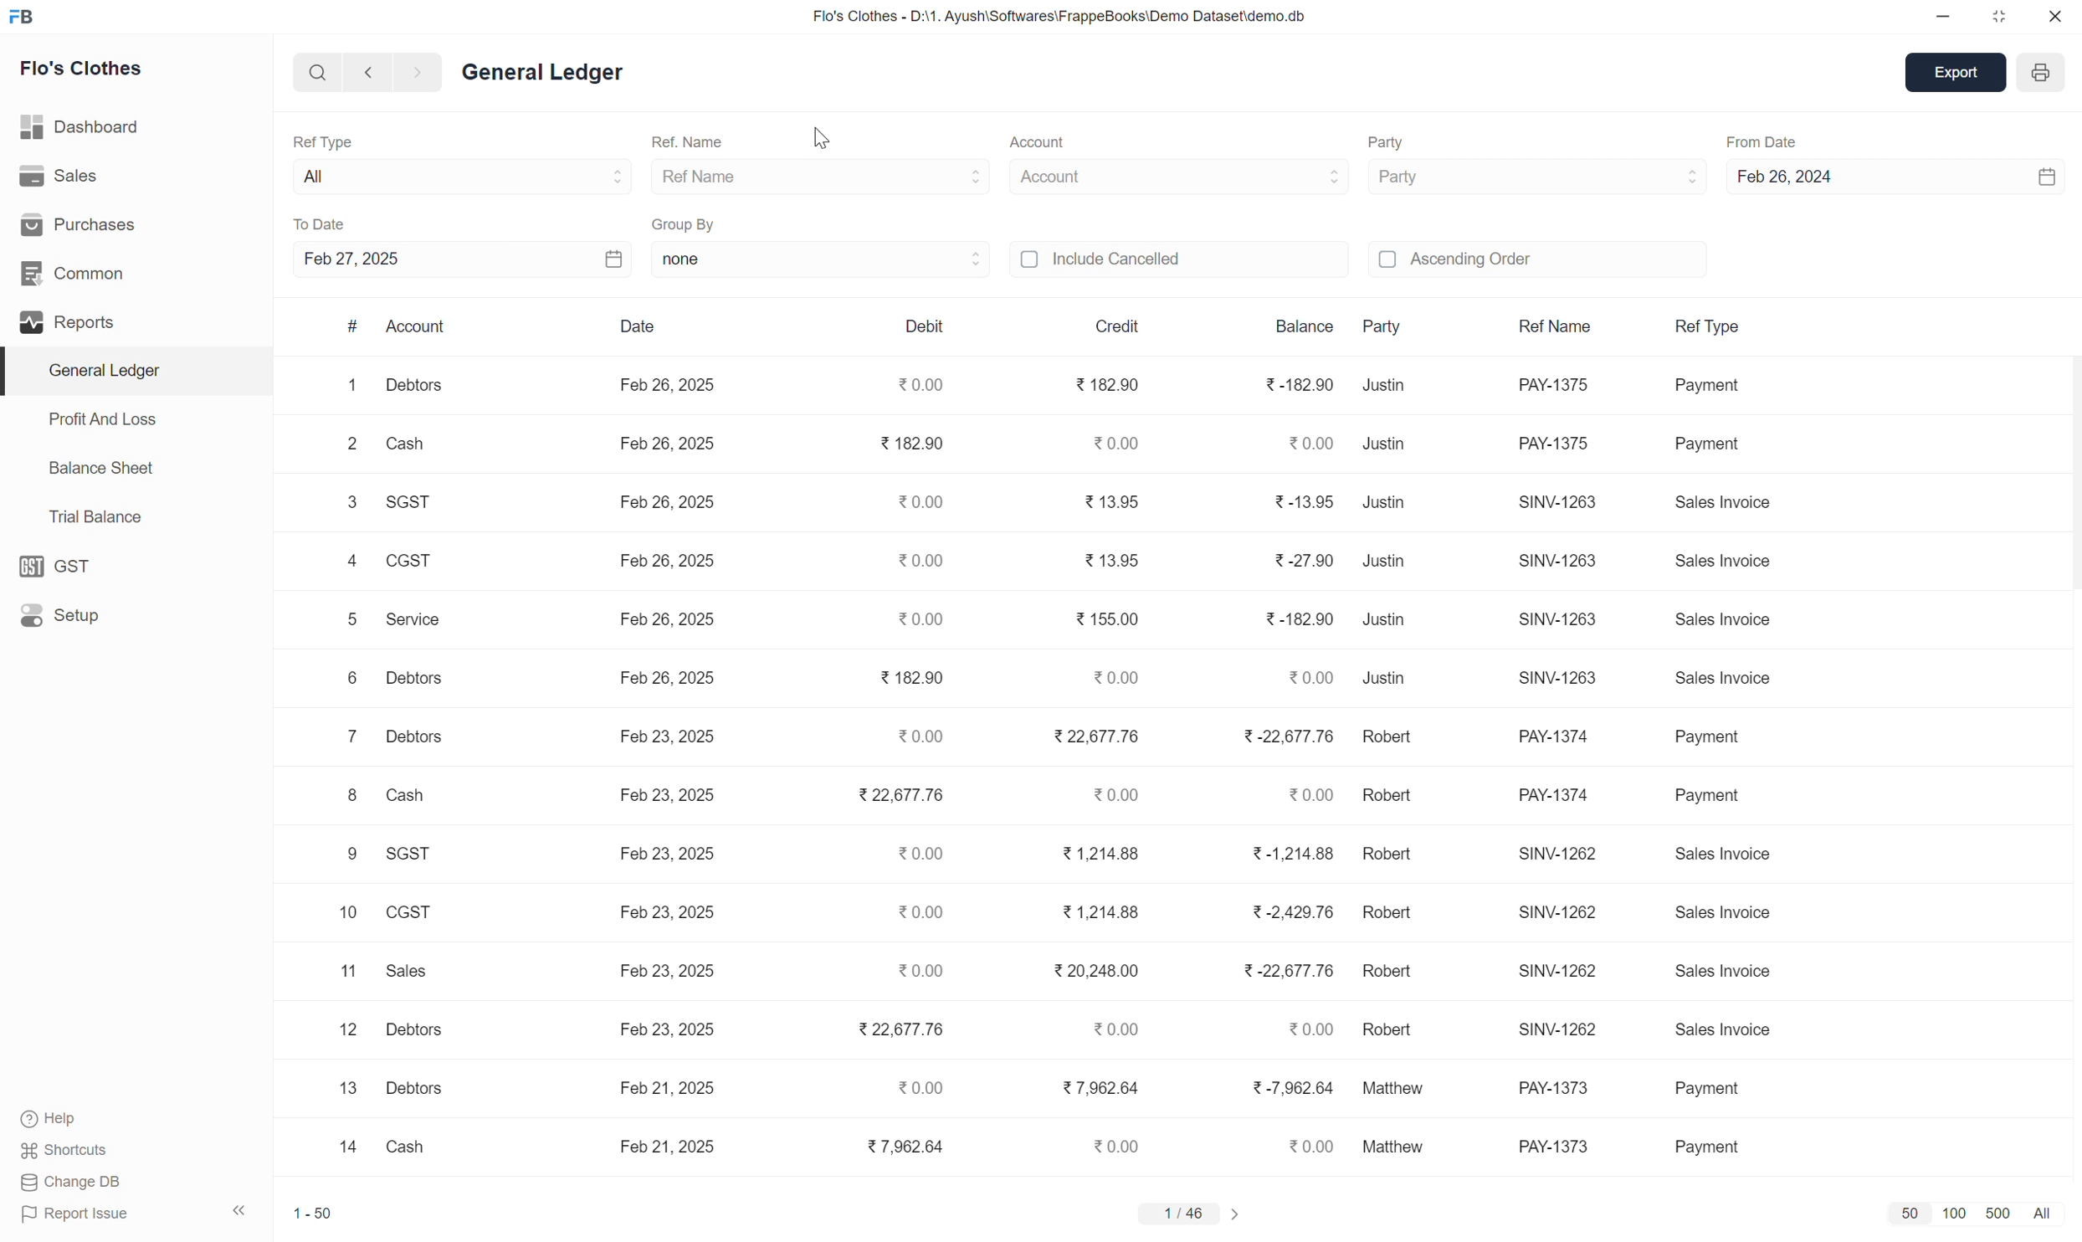 This screenshot has height=1242, width=2082. I want to click on help, so click(62, 1117).